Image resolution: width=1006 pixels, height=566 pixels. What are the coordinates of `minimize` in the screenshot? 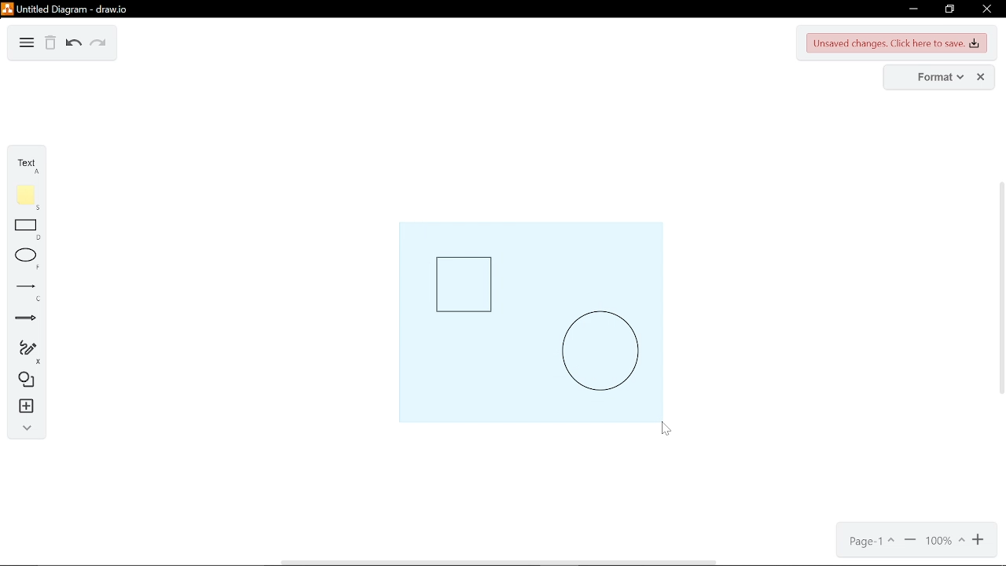 It's located at (912, 10).